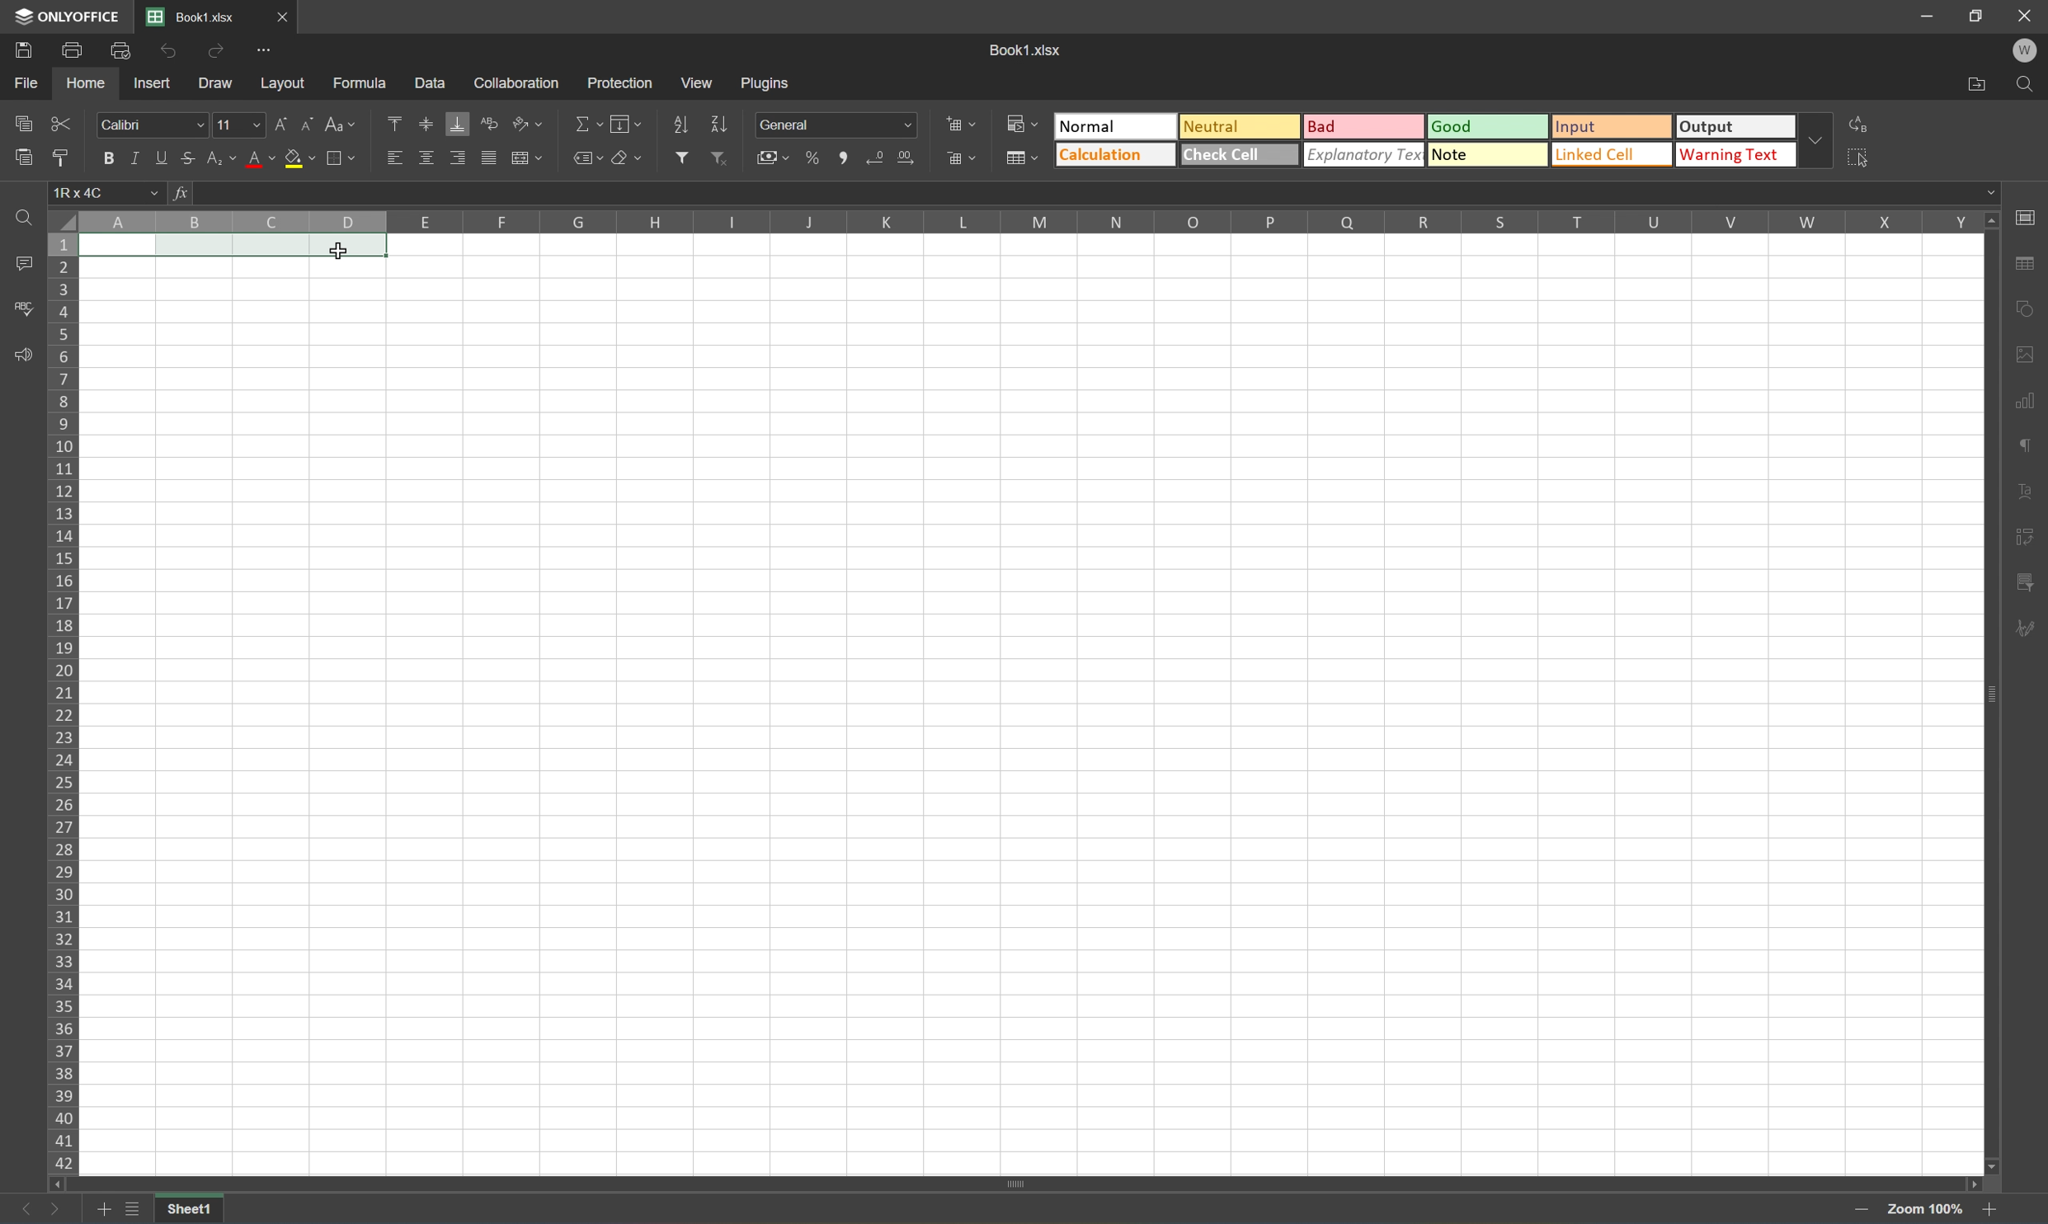  What do you see at coordinates (365, 82) in the screenshot?
I see `Formula` at bounding box center [365, 82].